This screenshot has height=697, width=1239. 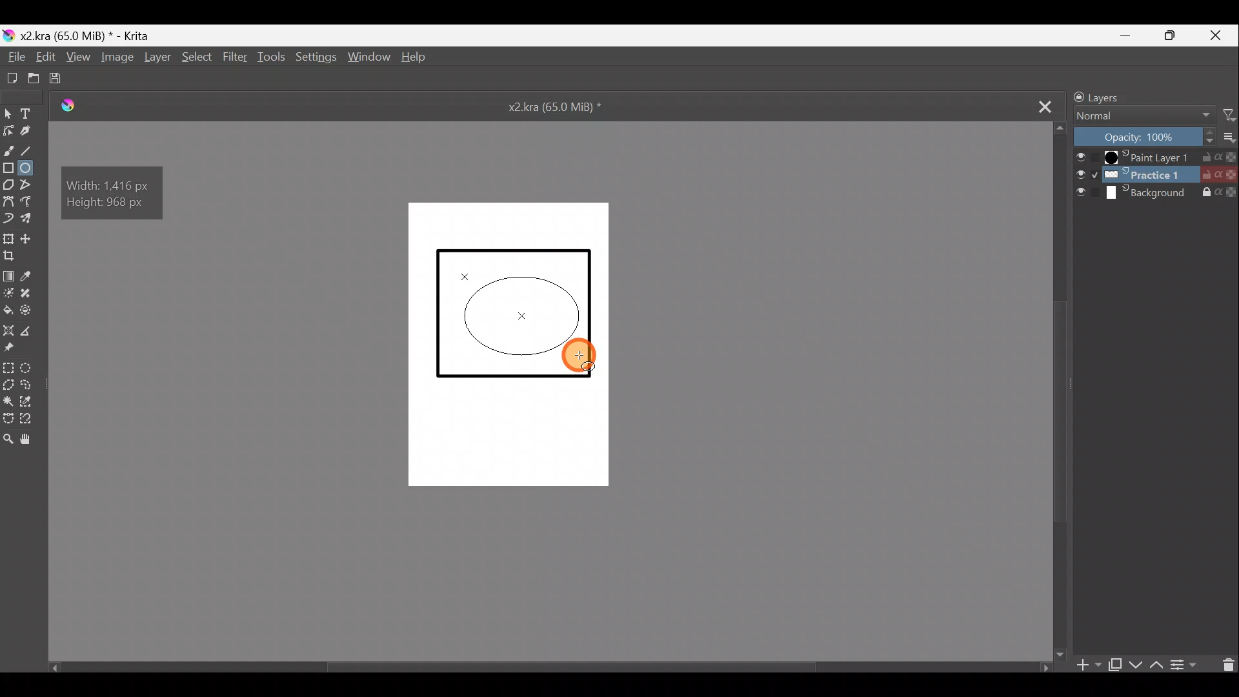 I want to click on View, so click(x=81, y=58).